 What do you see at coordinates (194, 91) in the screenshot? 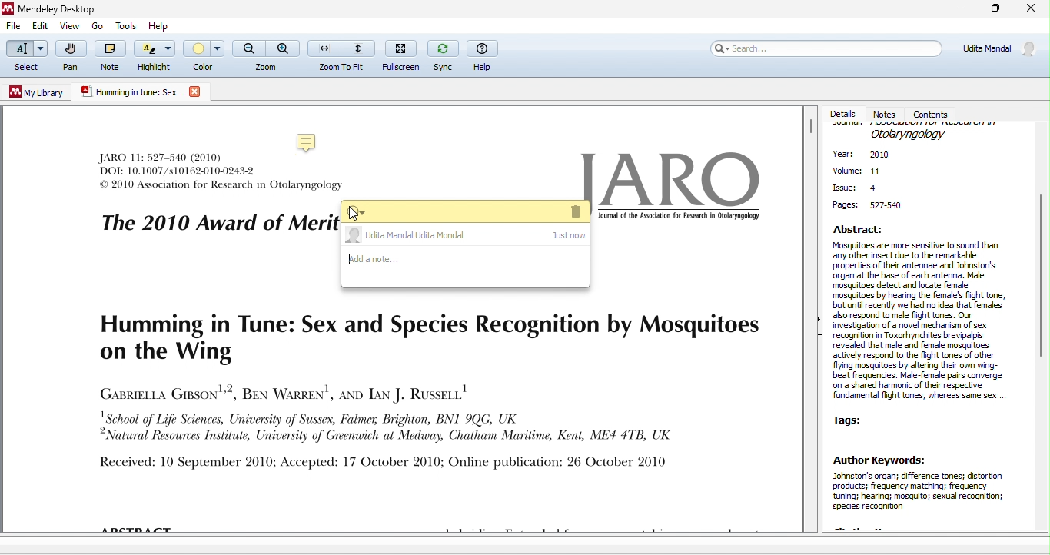
I see `logo` at bounding box center [194, 91].